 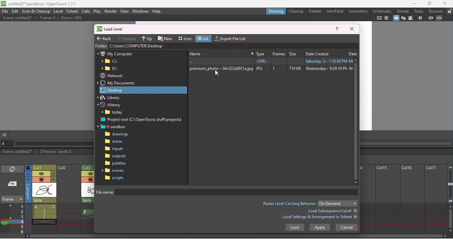 What do you see at coordinates (320, 218) in the screenshot?
I see `Level settings & Arrangement in Xsheet` at bounding box center [320, 218].